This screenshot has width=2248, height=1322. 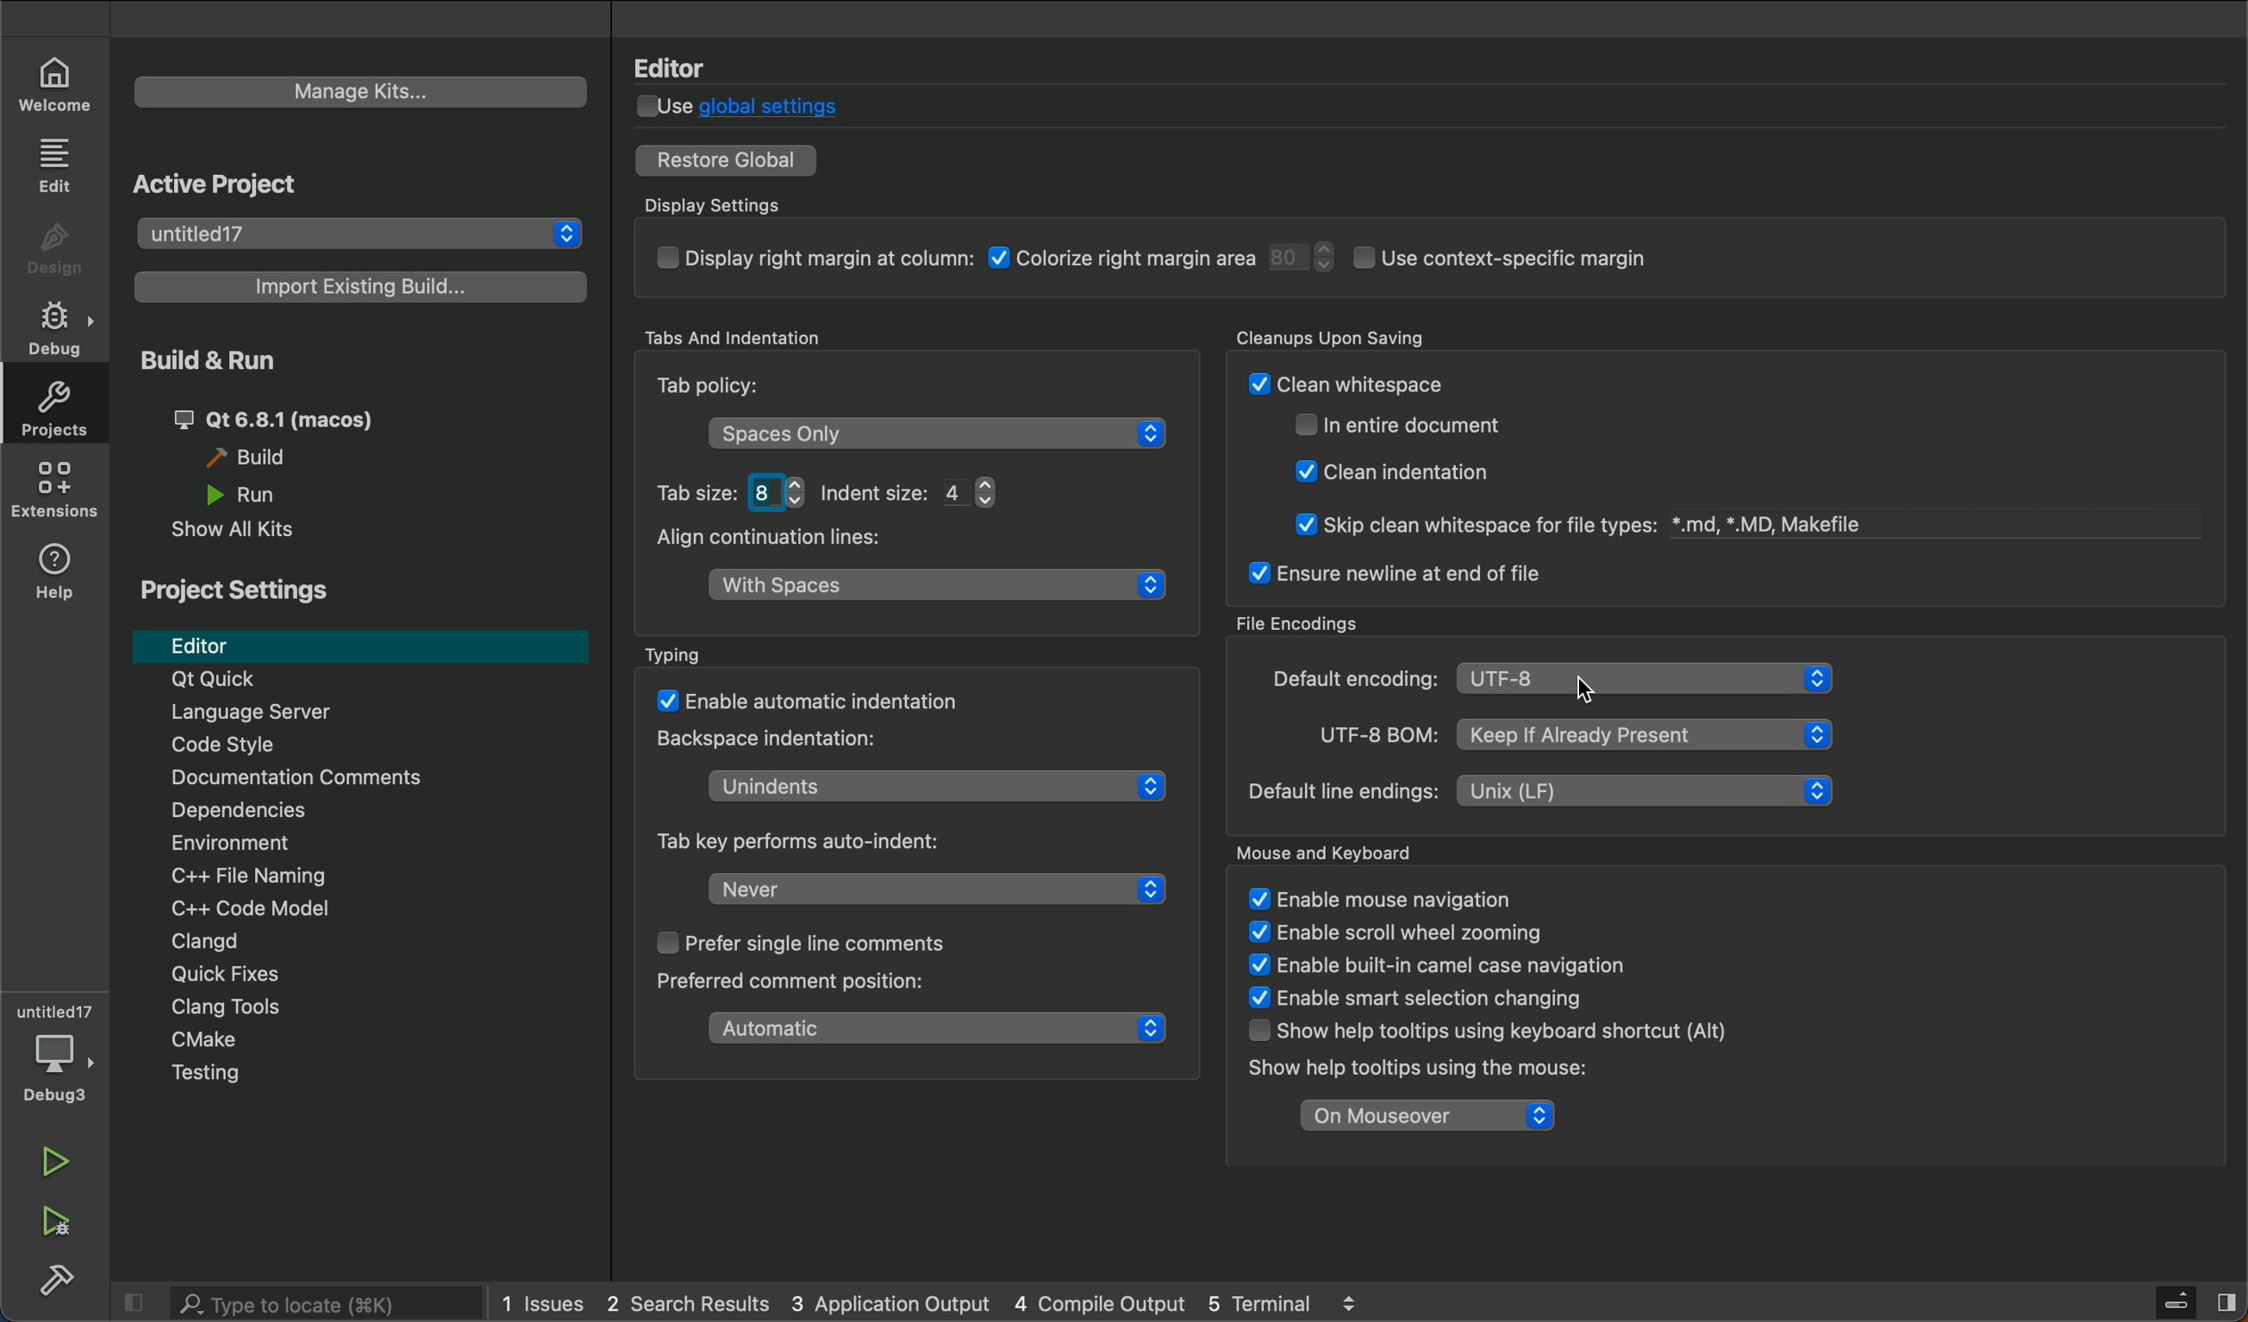 I want to click on manage kits, so click(x=366, y=90).